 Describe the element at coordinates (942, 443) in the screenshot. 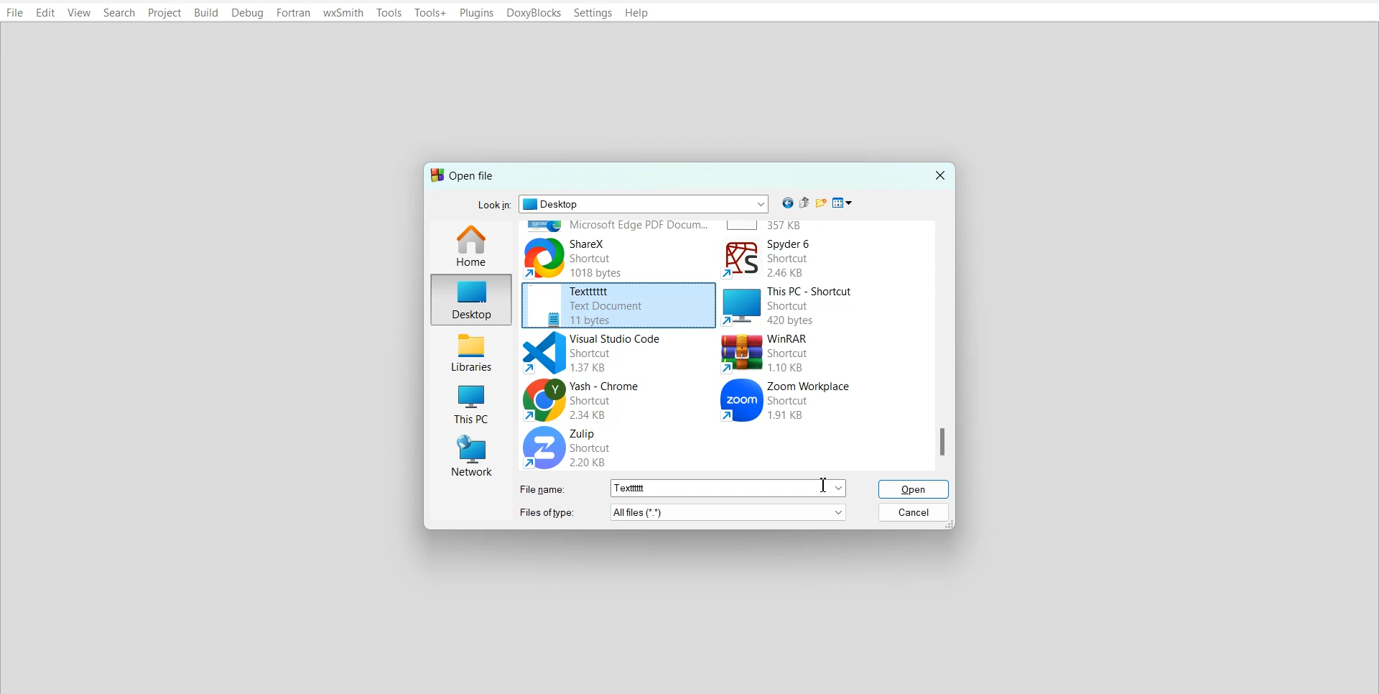

I see `scroll down` at that location.